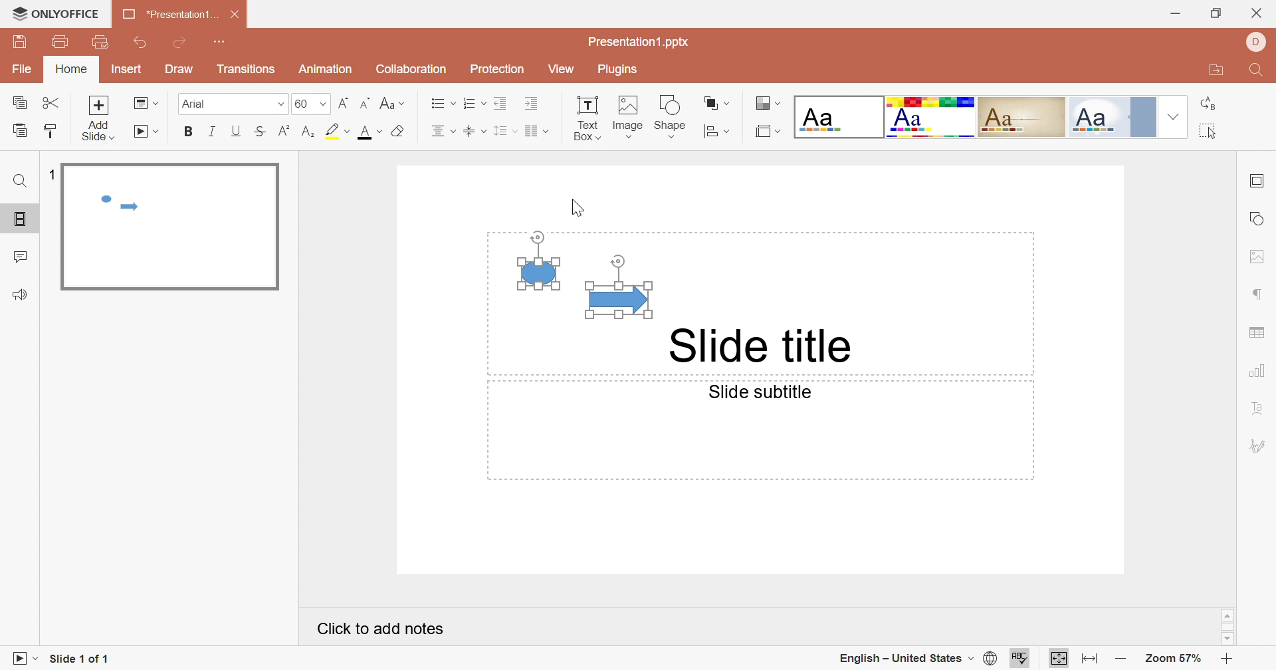 The image size is (1276, 670). What do you see at coordinates (714, 102) in the screenshot?
I see `Arrange shape` at bounding box center [714, 102].